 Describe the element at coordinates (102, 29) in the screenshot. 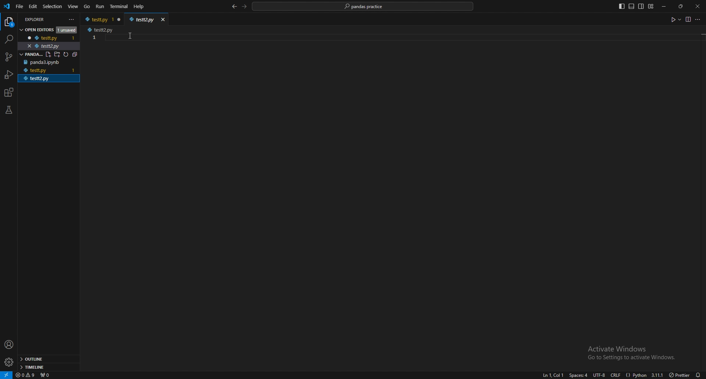

I see `file name` at that location.